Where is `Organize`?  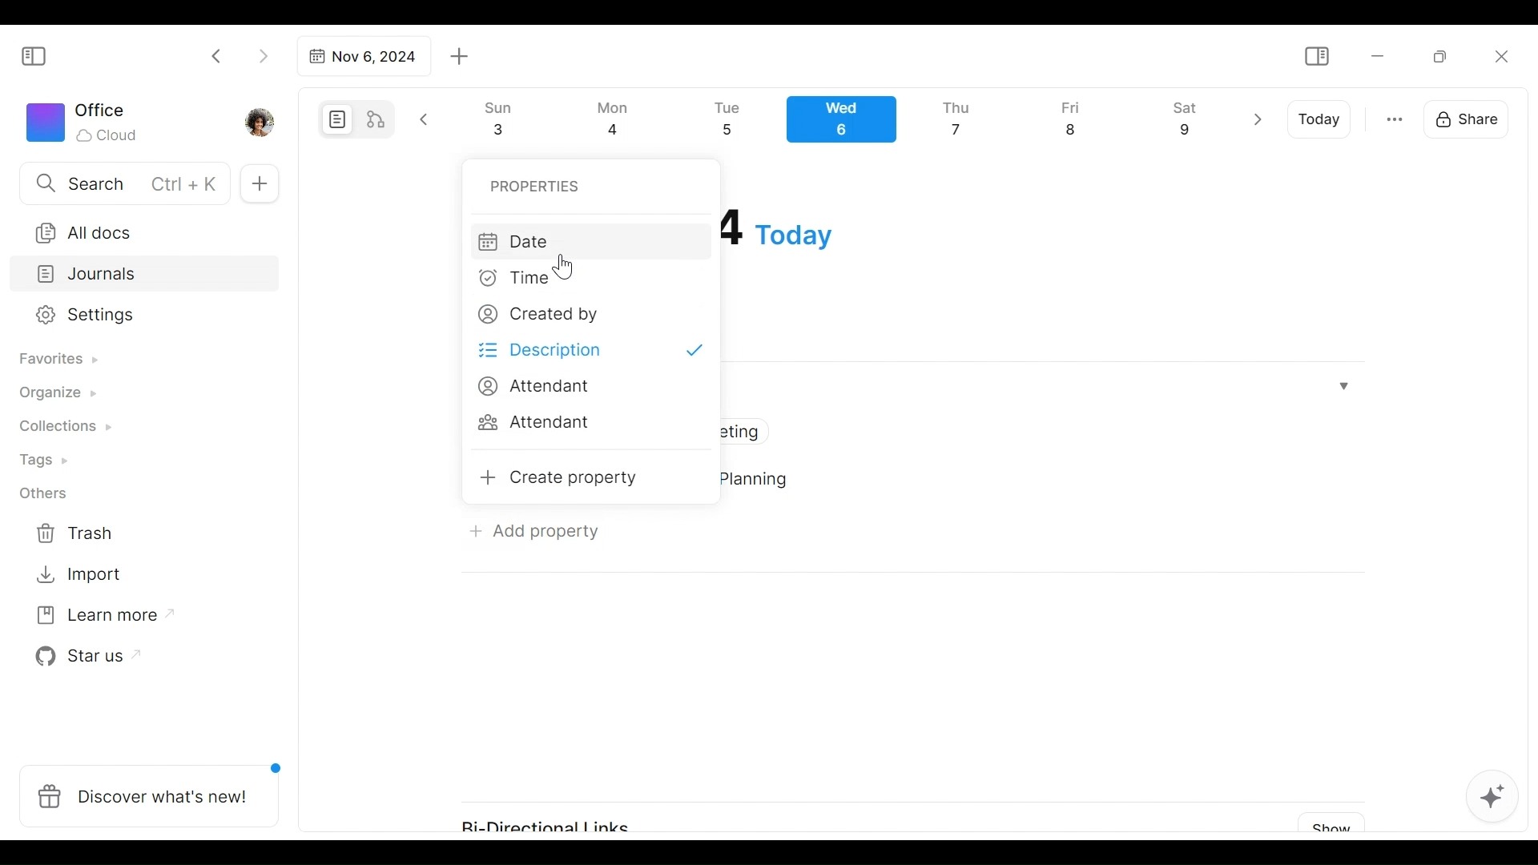 Organize is located at coordinates (56, 394).